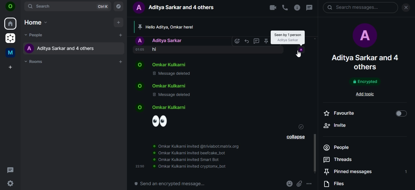 This screenshot has height=190, width=415. Describe the element at coordinates (345, 148) in the screenshot. I see `people` at that location.